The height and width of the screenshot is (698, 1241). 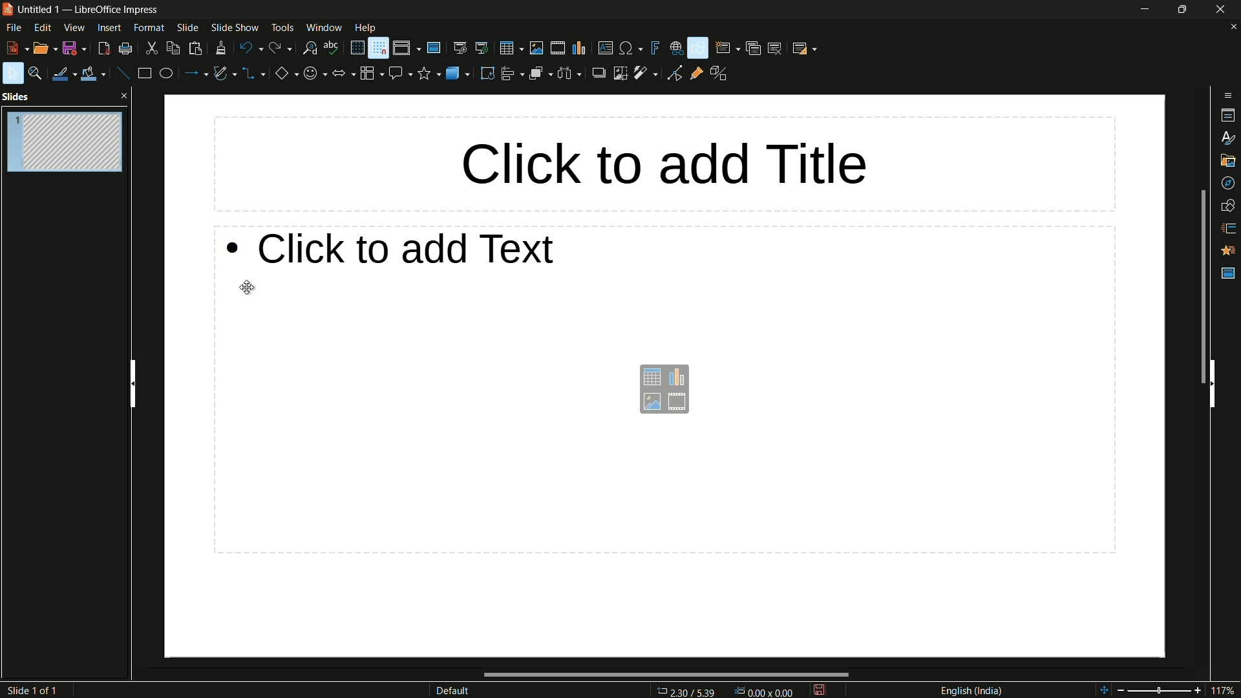 What do you see at coordinates (186, 25) in the screenshot?
I see `cursor` at bounding box center [186, 25].